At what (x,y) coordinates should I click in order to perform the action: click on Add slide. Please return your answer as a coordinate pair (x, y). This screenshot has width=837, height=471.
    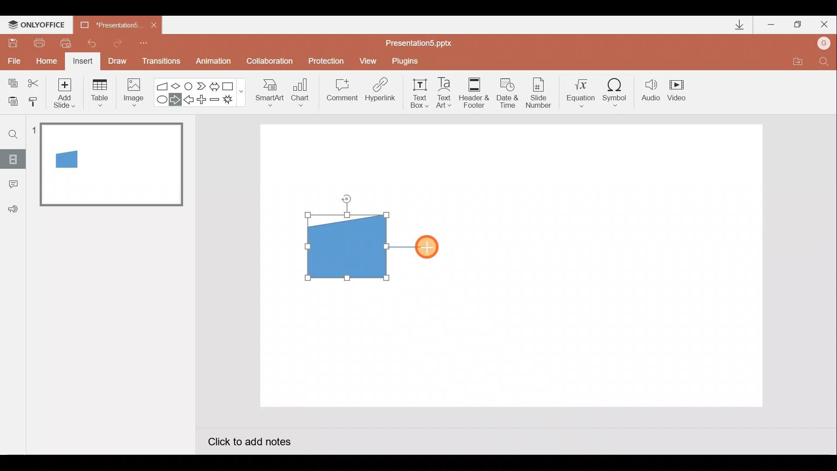
    Looking at the image, I should click on (66, 91).